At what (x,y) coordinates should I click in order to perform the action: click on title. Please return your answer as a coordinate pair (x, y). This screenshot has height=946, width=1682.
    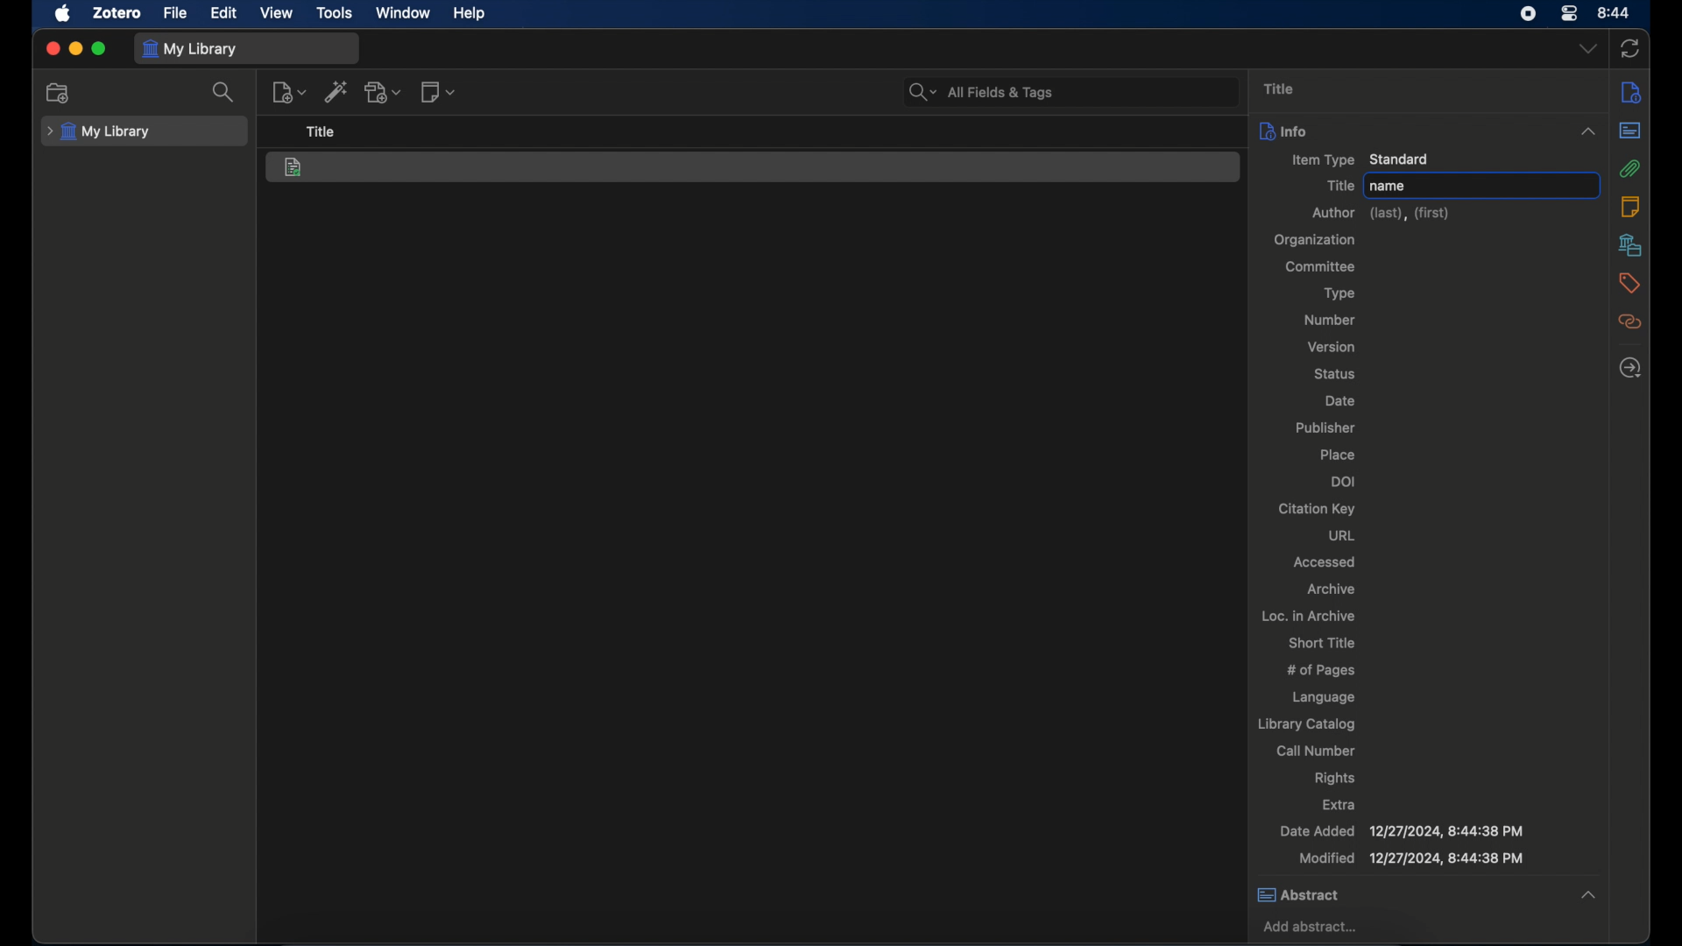
    Looking at the image, I should click on (1339, 186).